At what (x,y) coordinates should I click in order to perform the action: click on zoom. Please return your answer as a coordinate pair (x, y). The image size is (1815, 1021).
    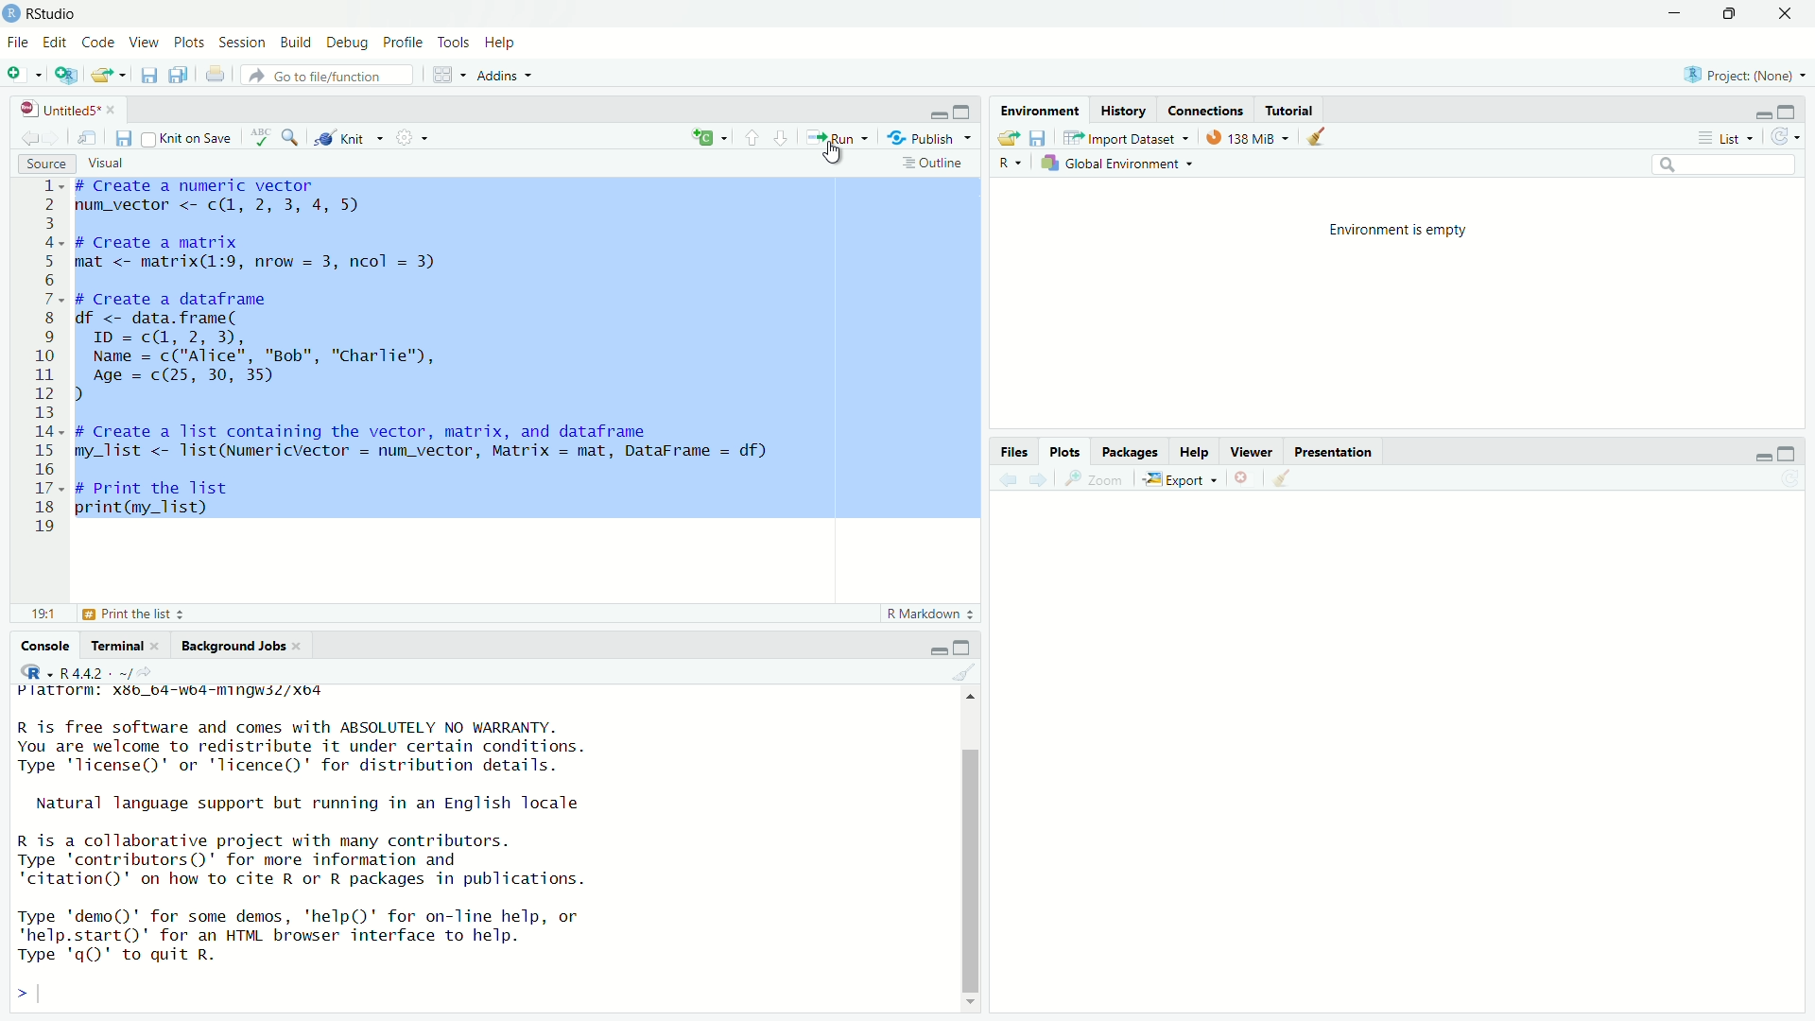
    Looking at the image, I should click on (1094, 480).